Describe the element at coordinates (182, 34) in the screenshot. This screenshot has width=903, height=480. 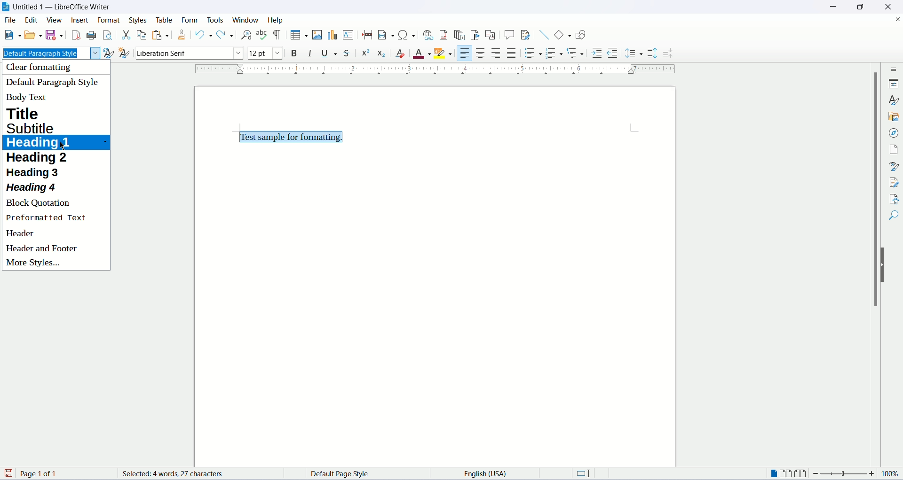
I see `clone formatting` at that location.